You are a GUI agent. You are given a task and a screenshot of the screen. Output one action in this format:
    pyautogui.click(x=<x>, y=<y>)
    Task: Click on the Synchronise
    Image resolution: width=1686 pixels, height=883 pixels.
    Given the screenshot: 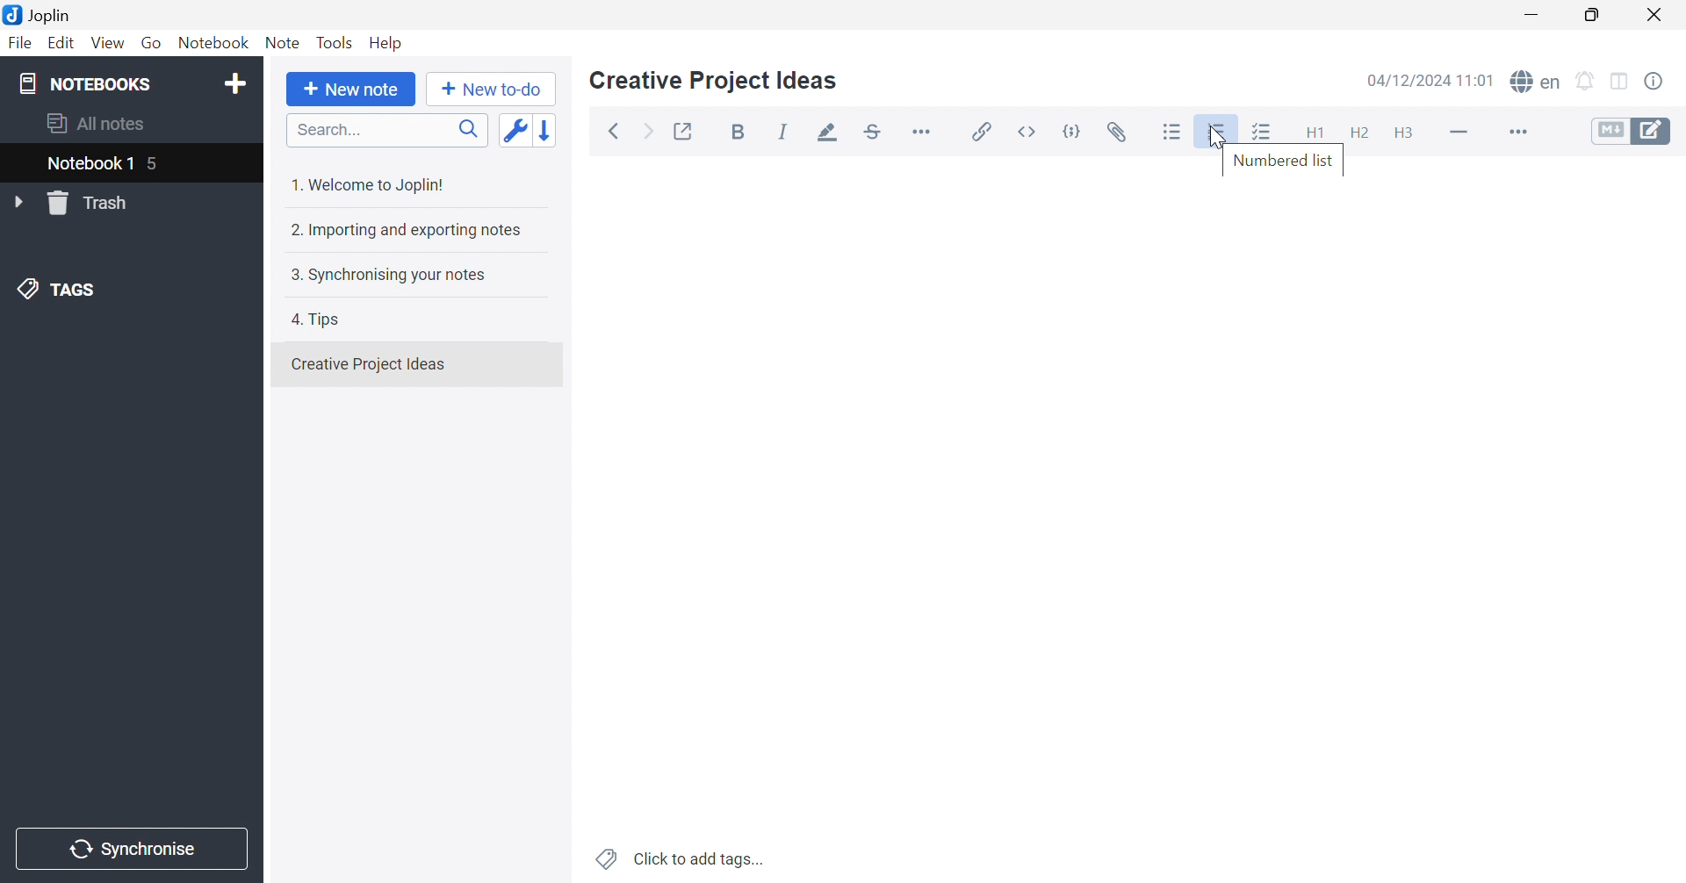 What is the action you would take?
    pyautogui.click(x=134, y=850)
    